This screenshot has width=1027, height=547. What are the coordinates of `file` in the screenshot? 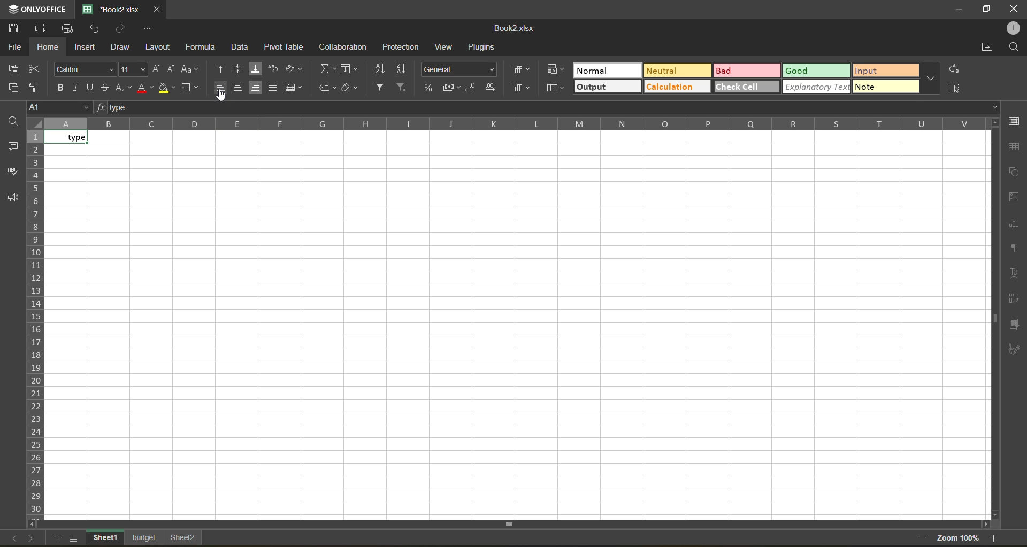 It's located at (13, 48).